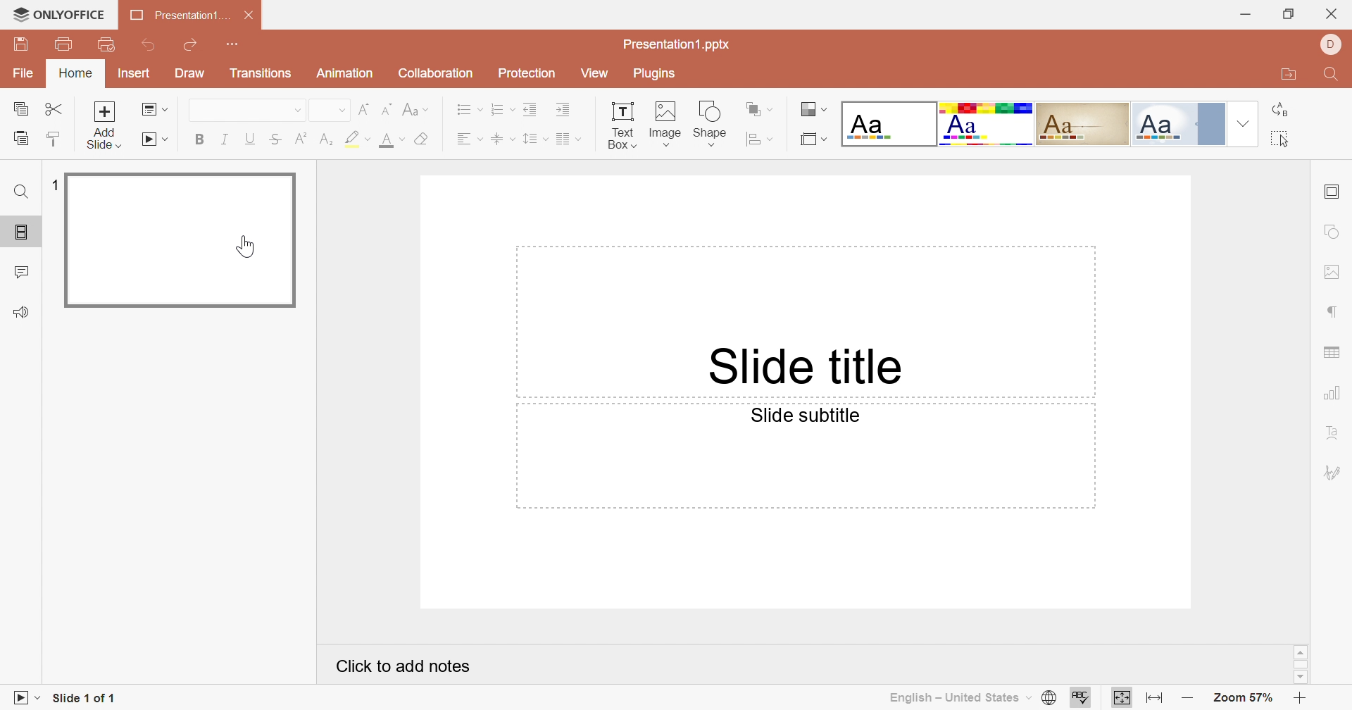  Describe the element at coordinates (753, 139) in the screenshot. I see `Align shape` at that location.